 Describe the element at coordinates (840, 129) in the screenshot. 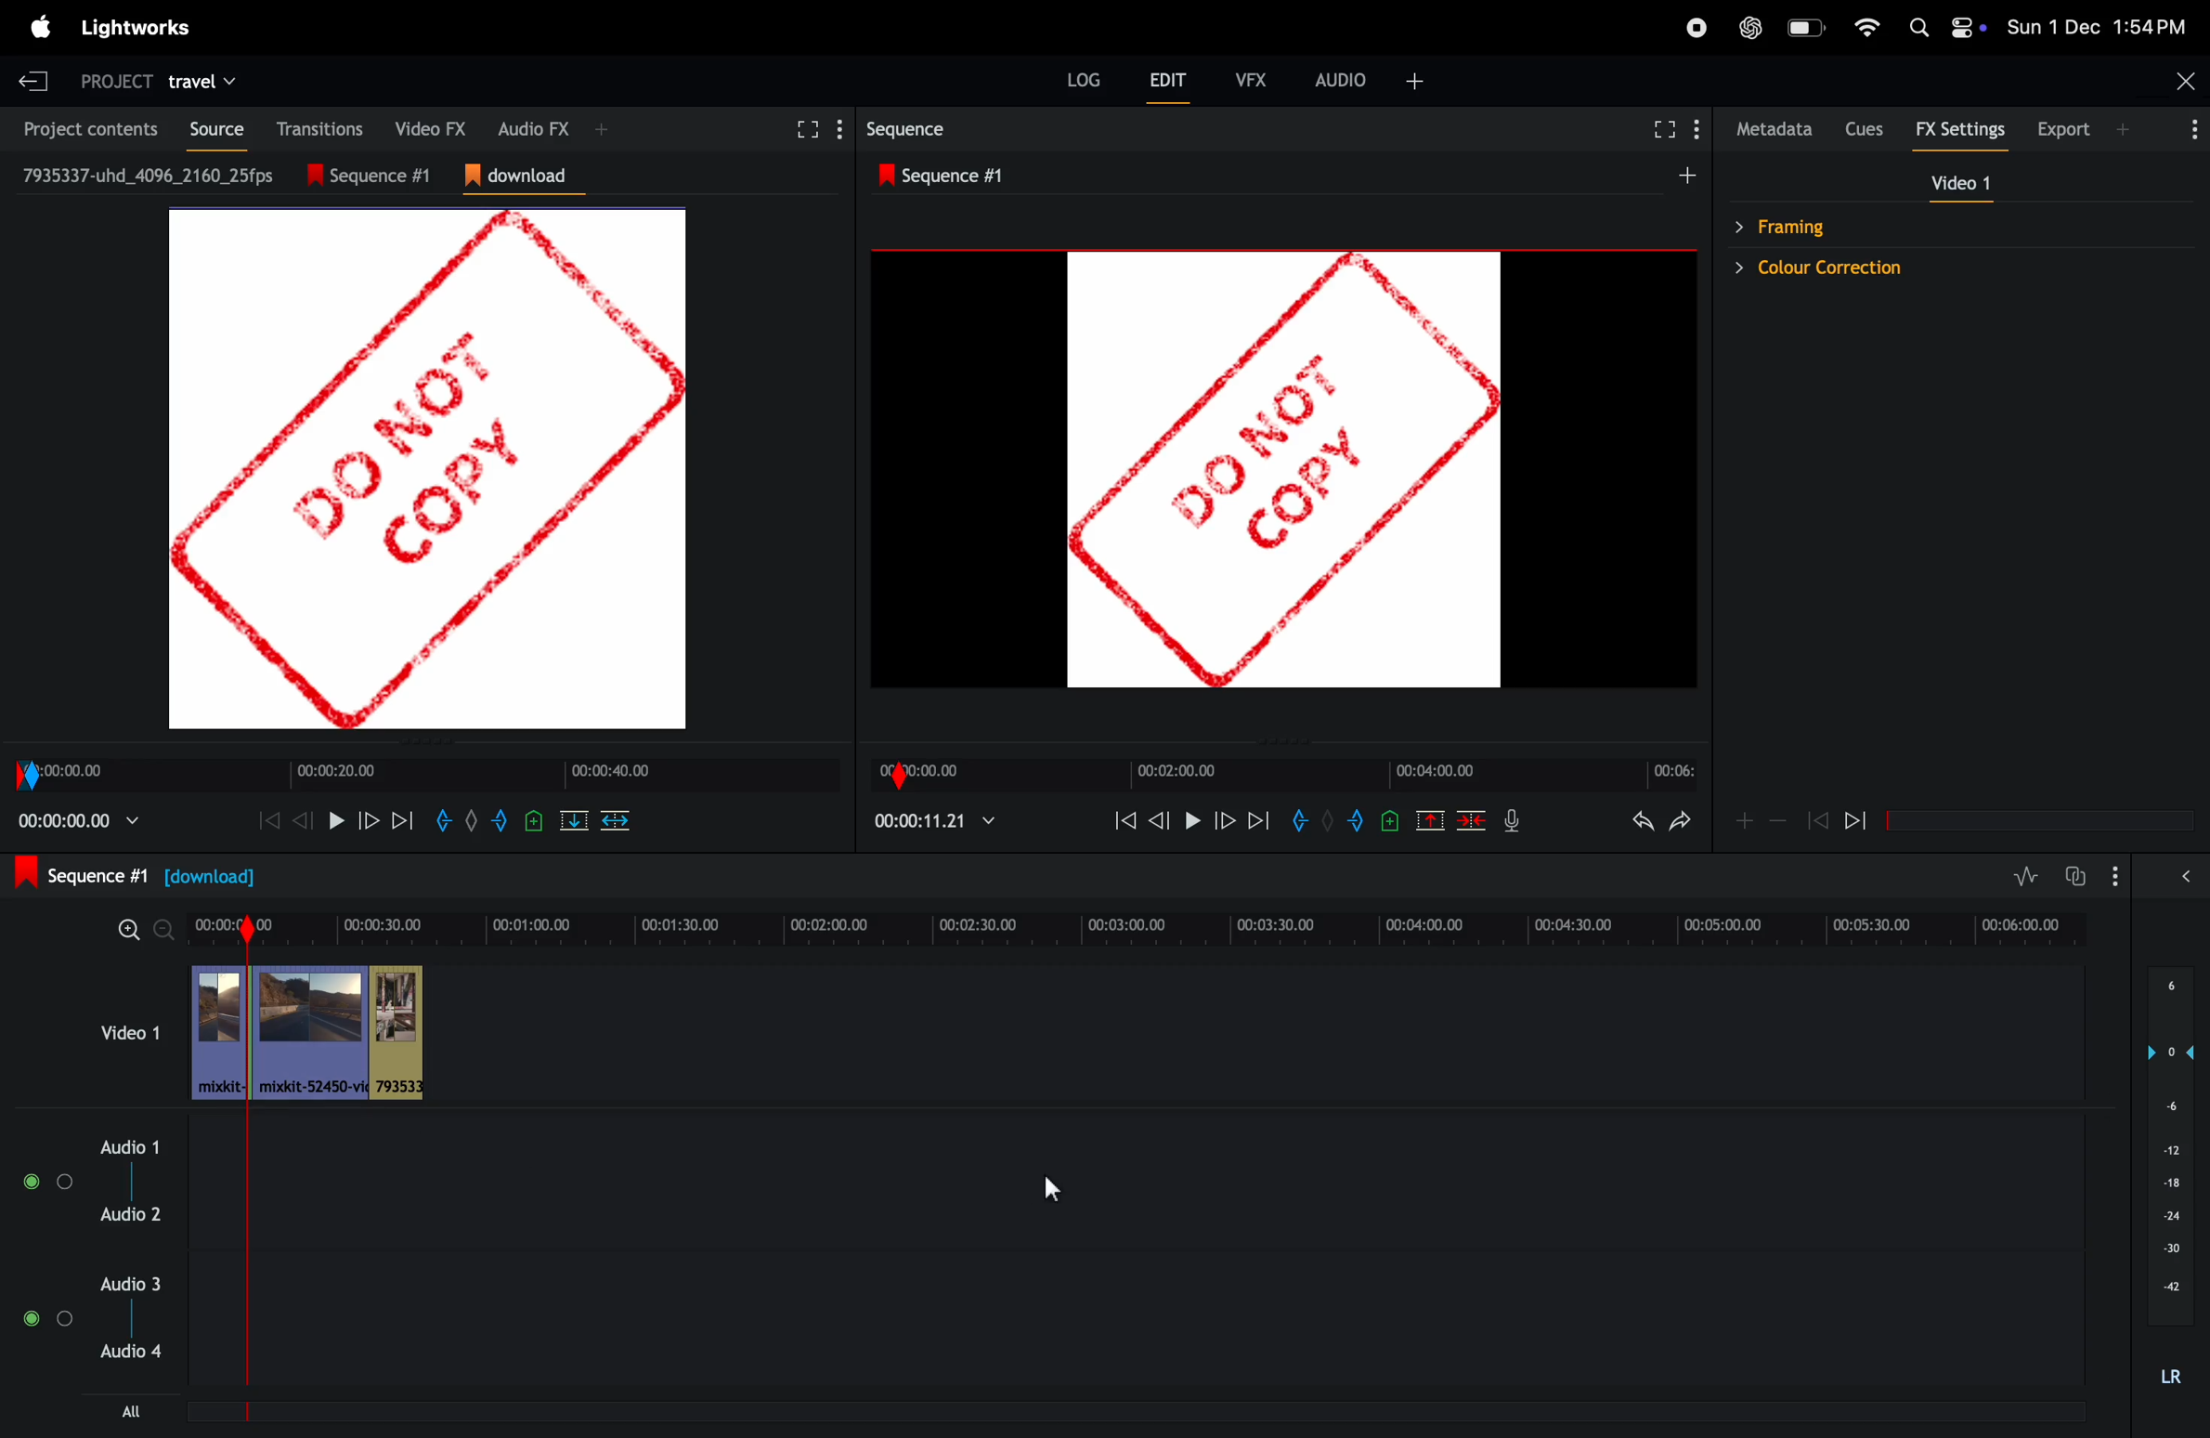

I see `Settings` at that location.